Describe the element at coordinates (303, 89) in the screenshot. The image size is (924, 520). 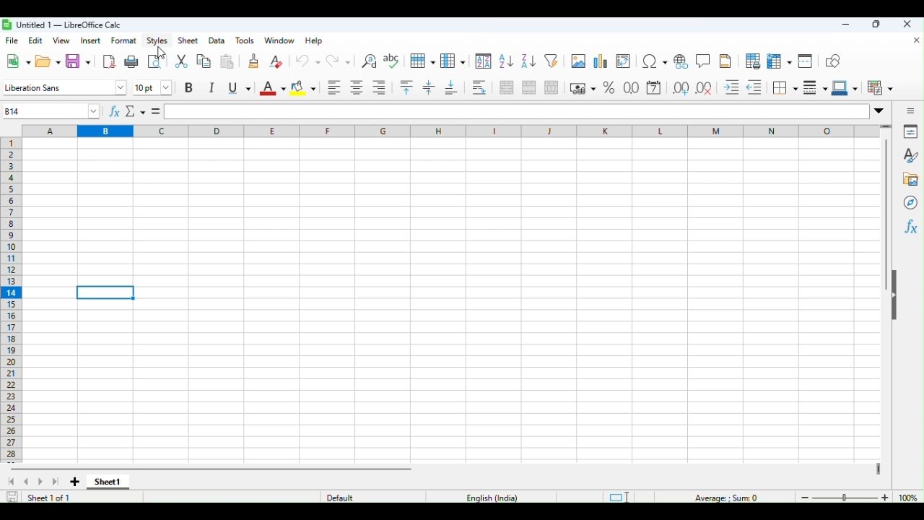
I see `fill colour` at that location.